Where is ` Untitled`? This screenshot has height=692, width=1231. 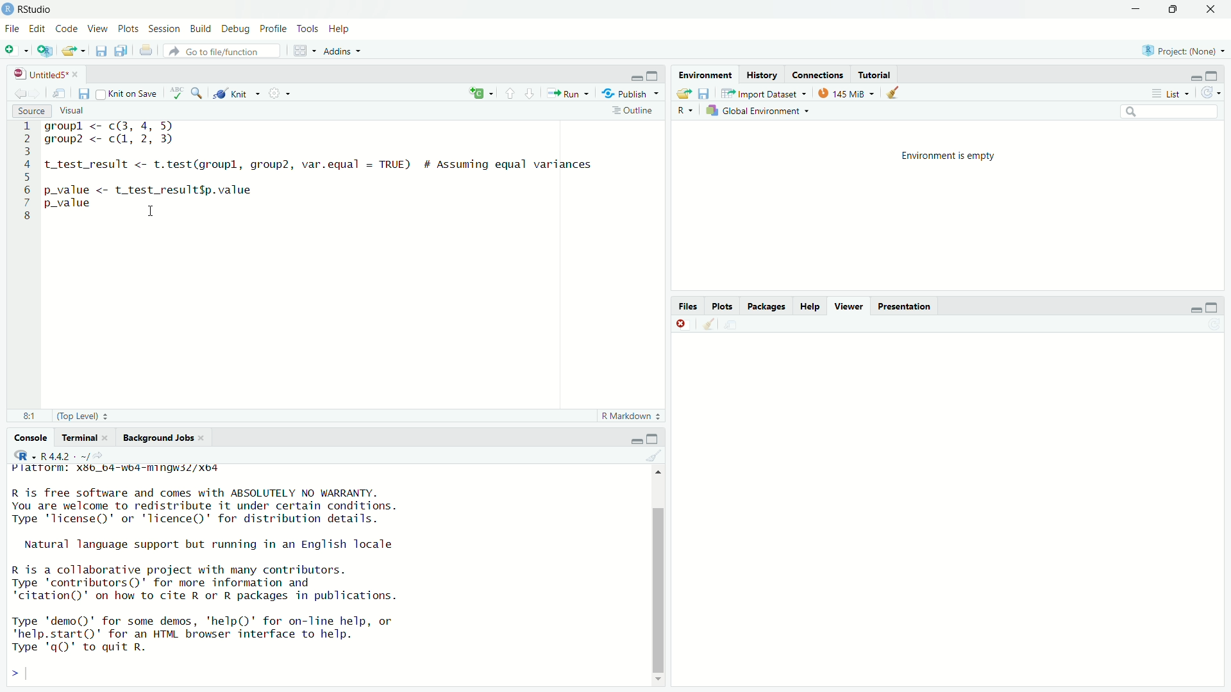
 Untitled is located at coordinates (46, 72).